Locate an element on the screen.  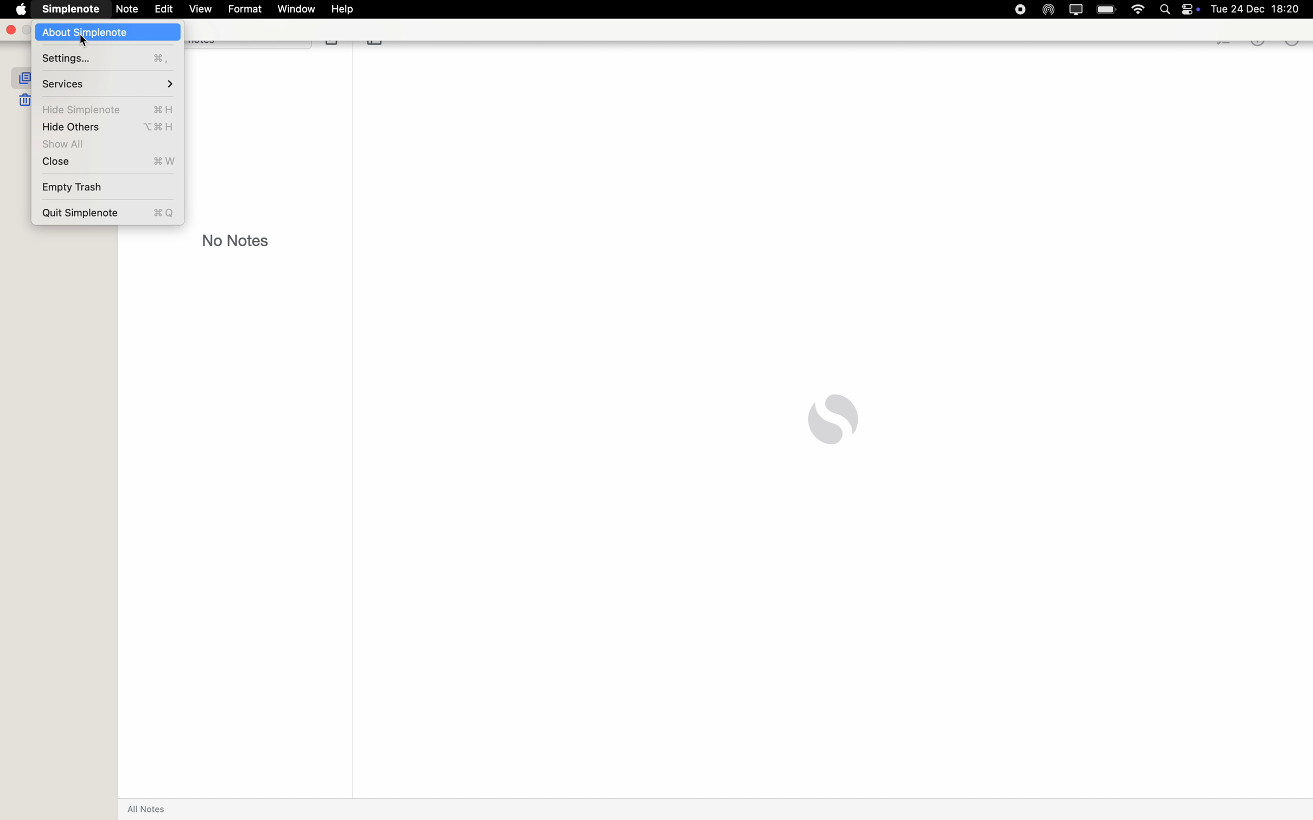
empty trash is located at coordinates (71, 185).